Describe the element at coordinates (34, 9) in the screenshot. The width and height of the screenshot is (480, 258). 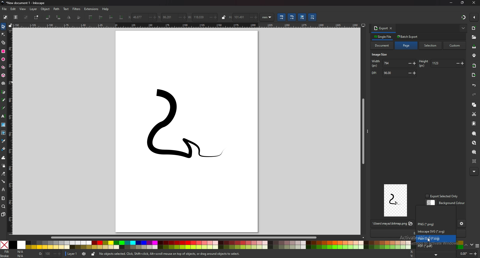
I see `layer` at that location.